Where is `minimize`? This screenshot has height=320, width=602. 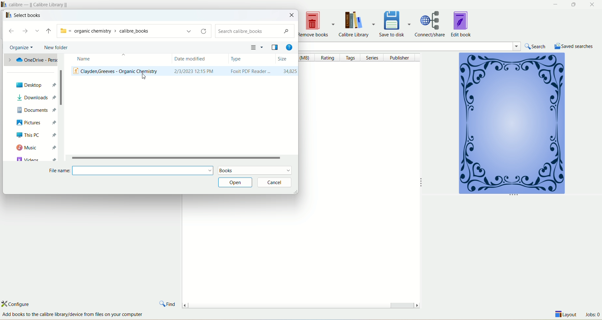 minimize is located at coordinates (554, 4).